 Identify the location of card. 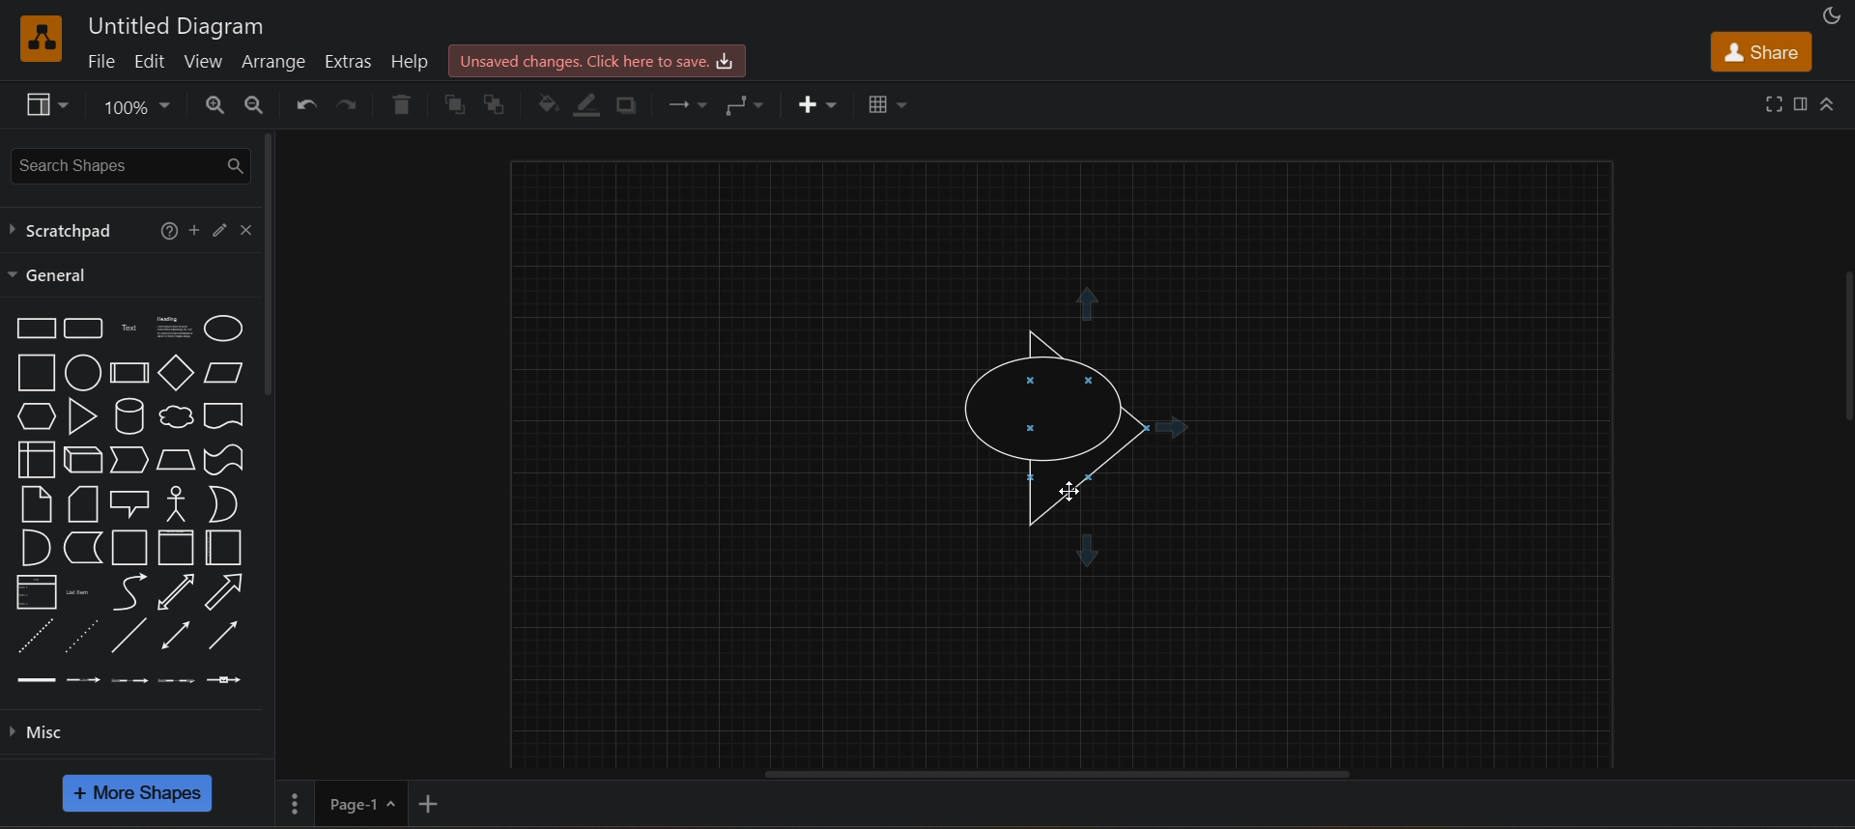
(85, 504).